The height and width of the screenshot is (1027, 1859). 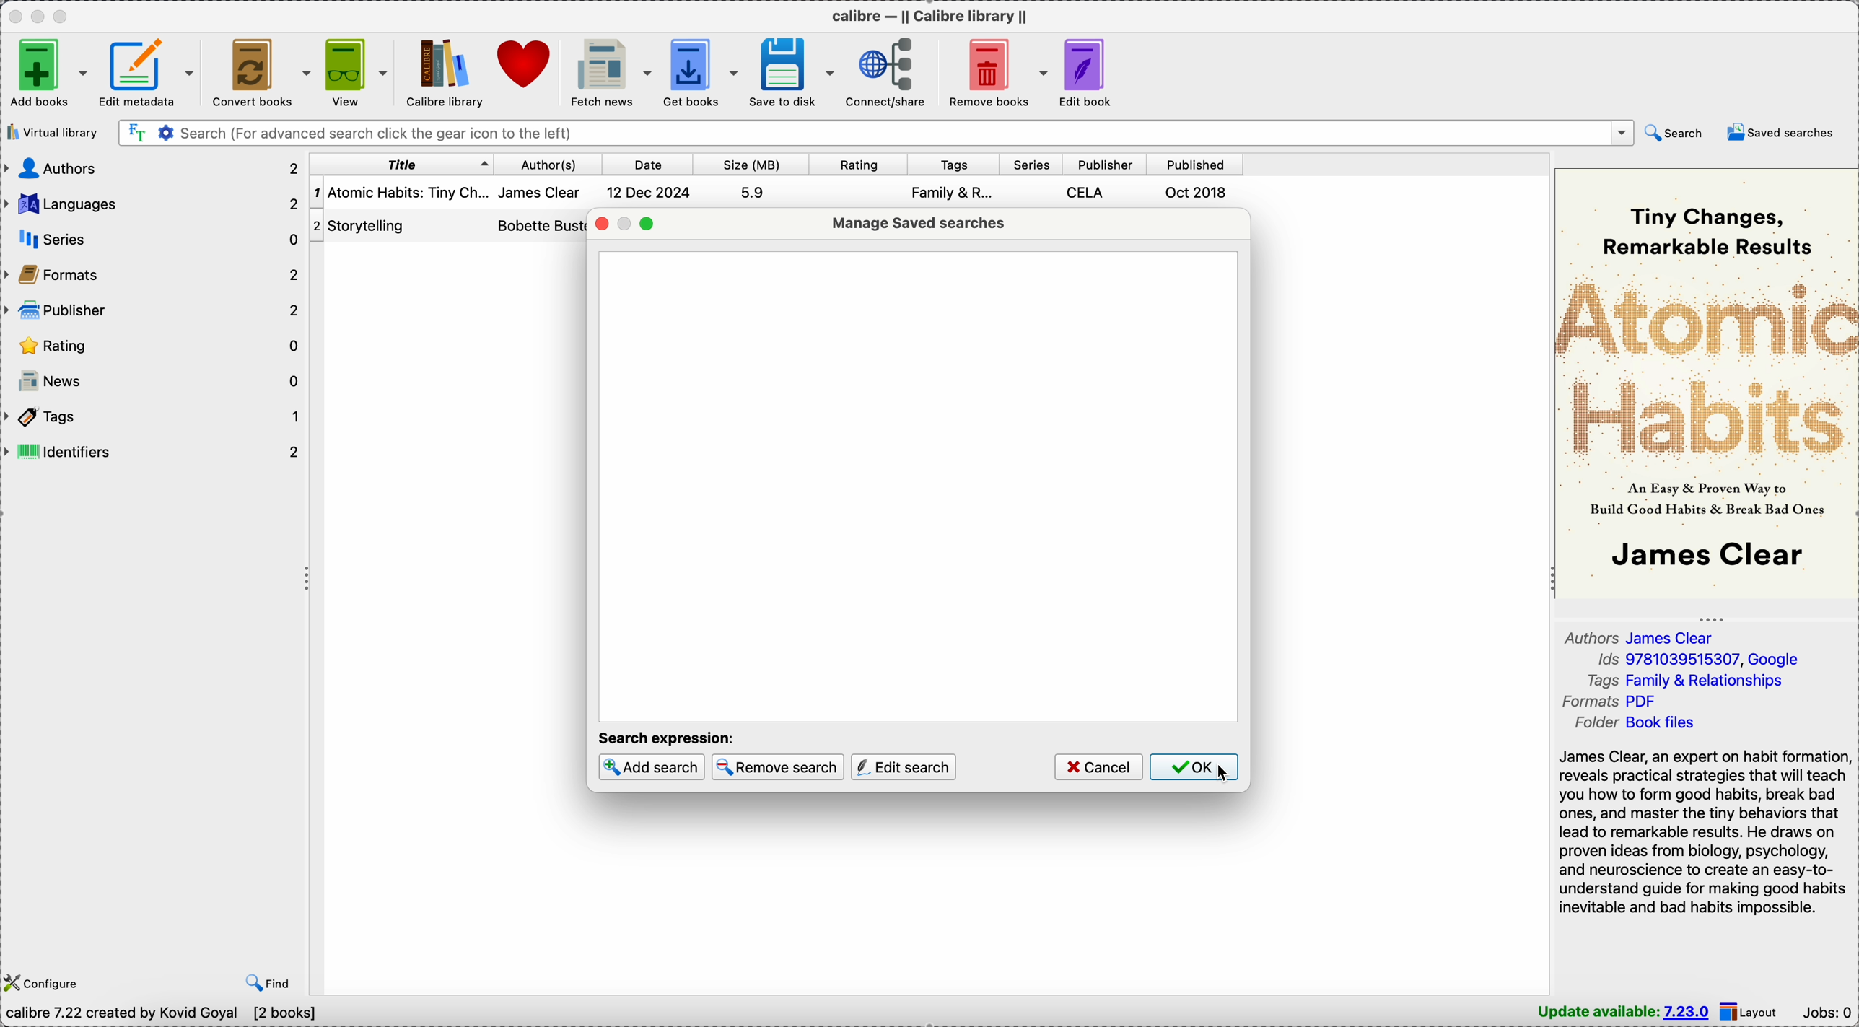 I want to click on rating, so click(x=853, y=165).